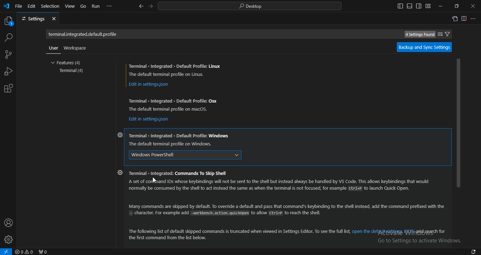  Describe the element at coordinates (8, 21) in the screenshot. I see `explorer` at that location.